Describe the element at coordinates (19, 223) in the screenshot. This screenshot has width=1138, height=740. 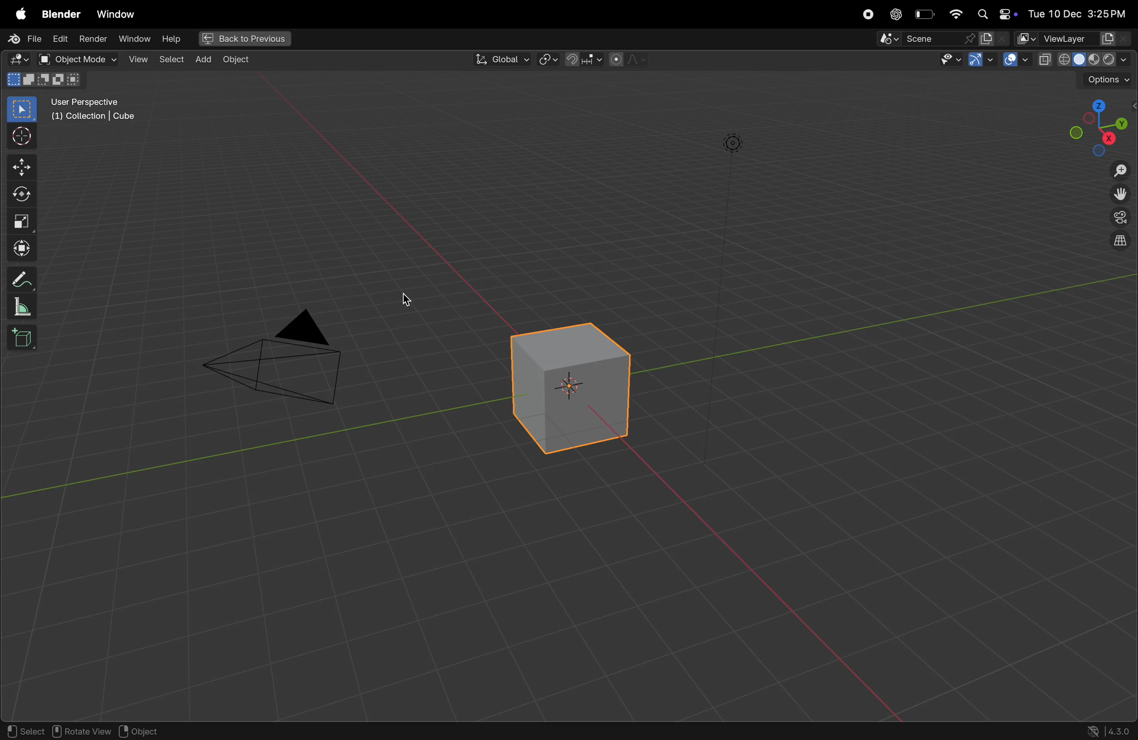
I see `scale` at that location.